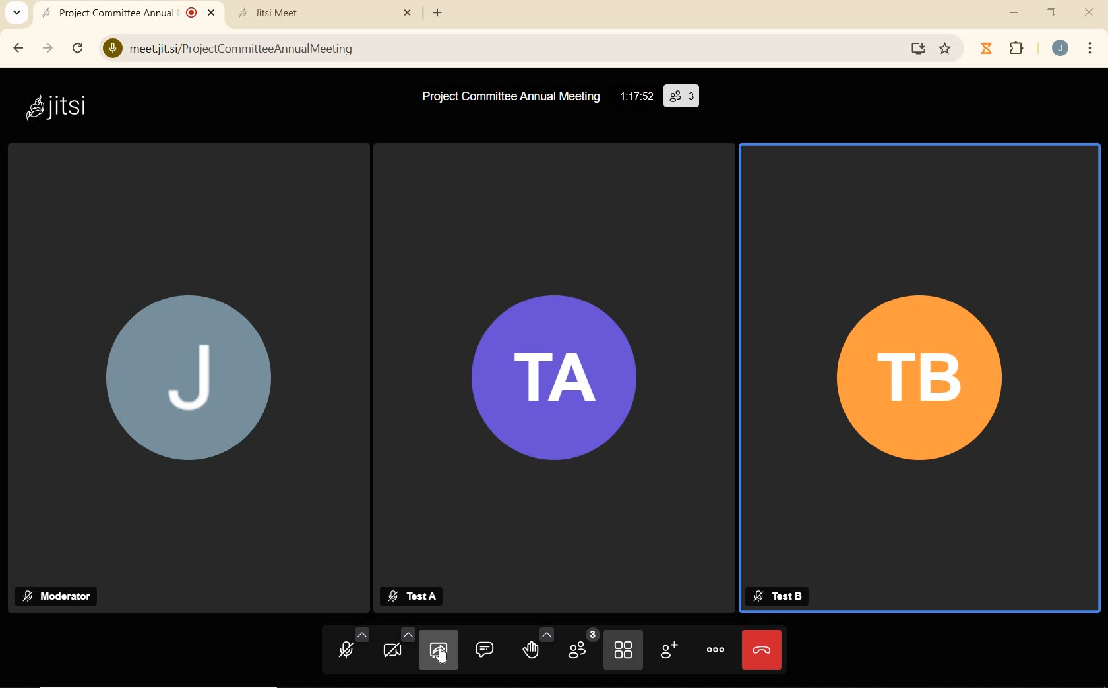  Describe the element at coordinates (625, 651) in the screenshot. I see `TOGGLE TIE VIEW` at that location.